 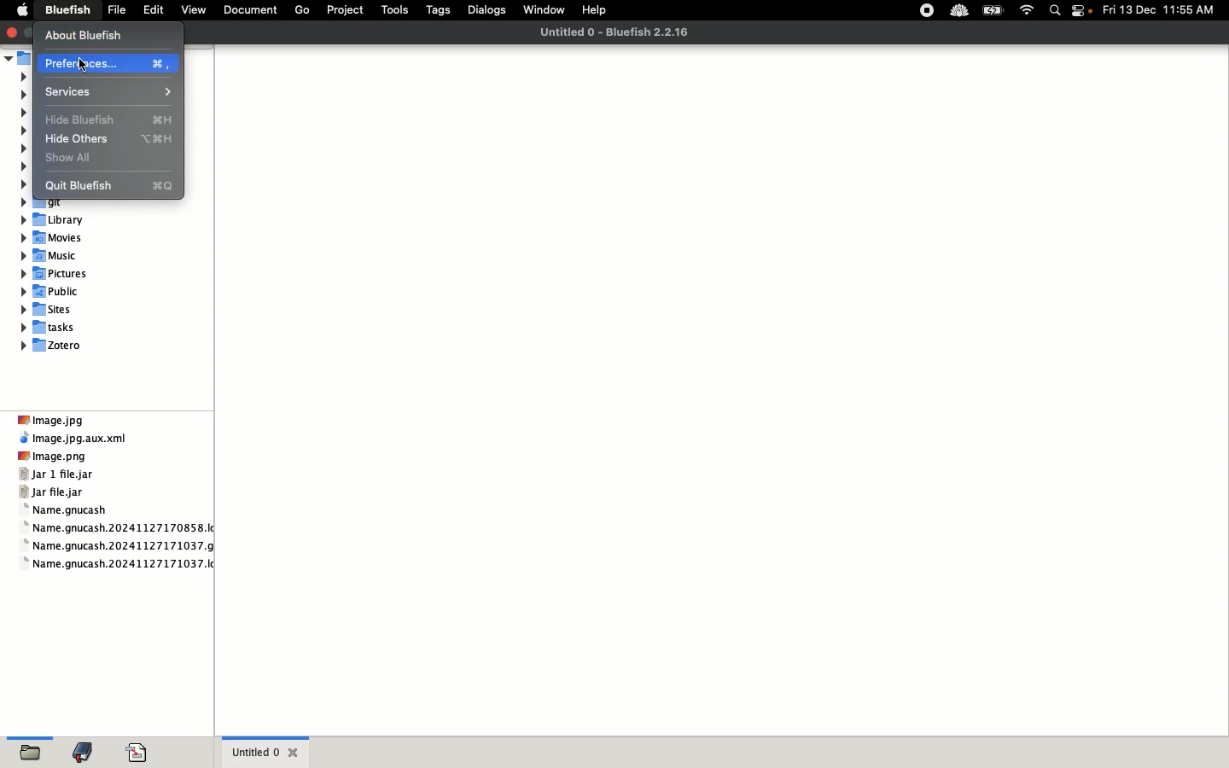 What do you see at coordinates (1028, 11) in the screenshot?
I see `Internet` at bounding box center [1028, 11].